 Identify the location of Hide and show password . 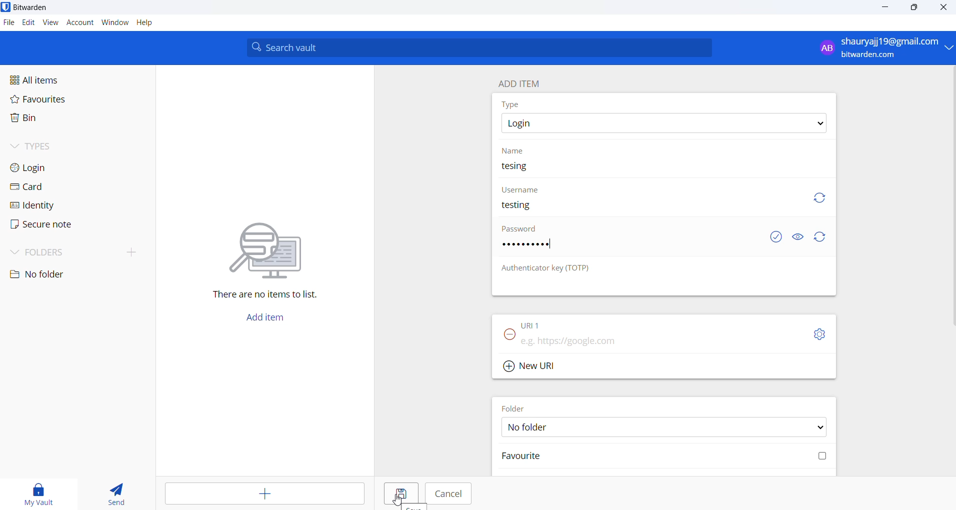
(797, 237).